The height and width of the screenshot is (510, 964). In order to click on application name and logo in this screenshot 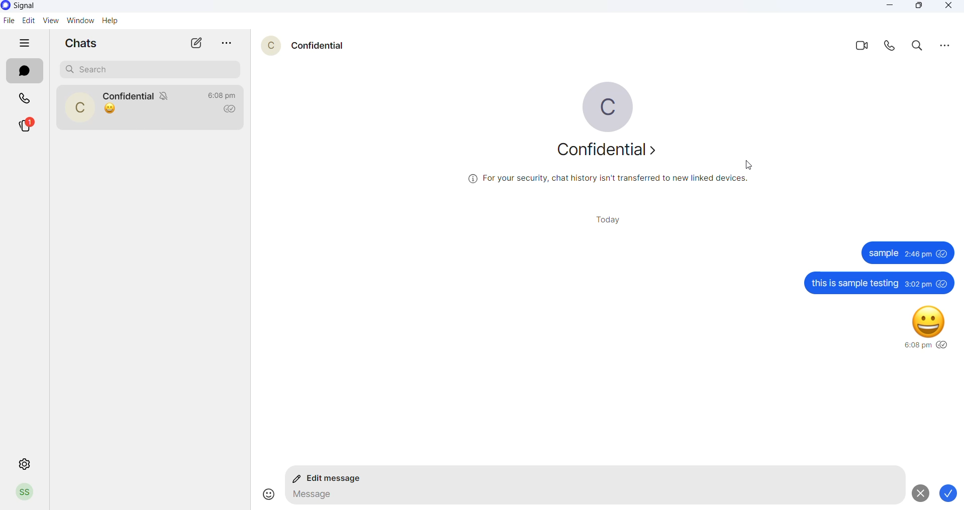, I will do `click(32, 6)`.